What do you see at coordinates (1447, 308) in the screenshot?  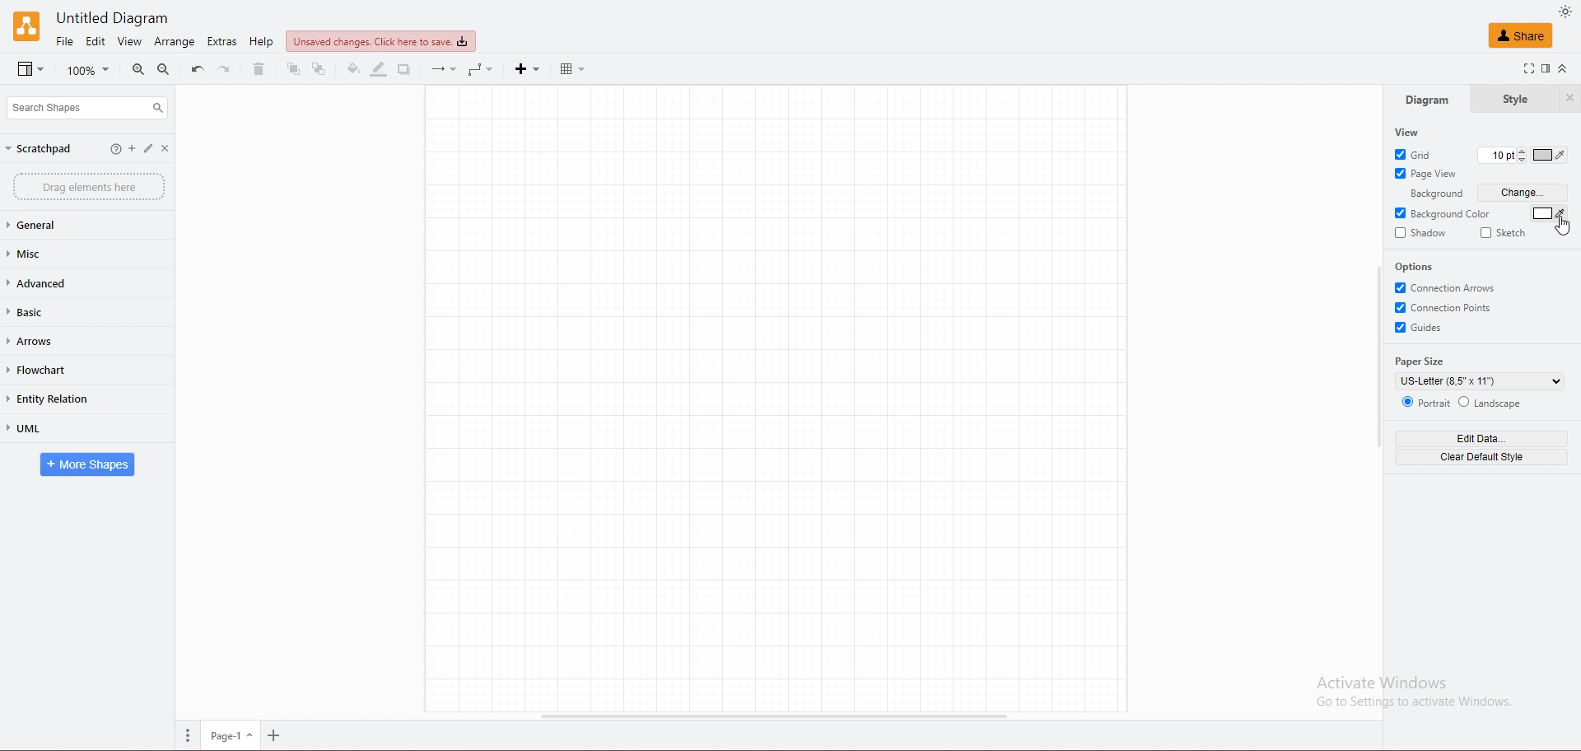 I see `connection points` at bounding box center [1447, 308].